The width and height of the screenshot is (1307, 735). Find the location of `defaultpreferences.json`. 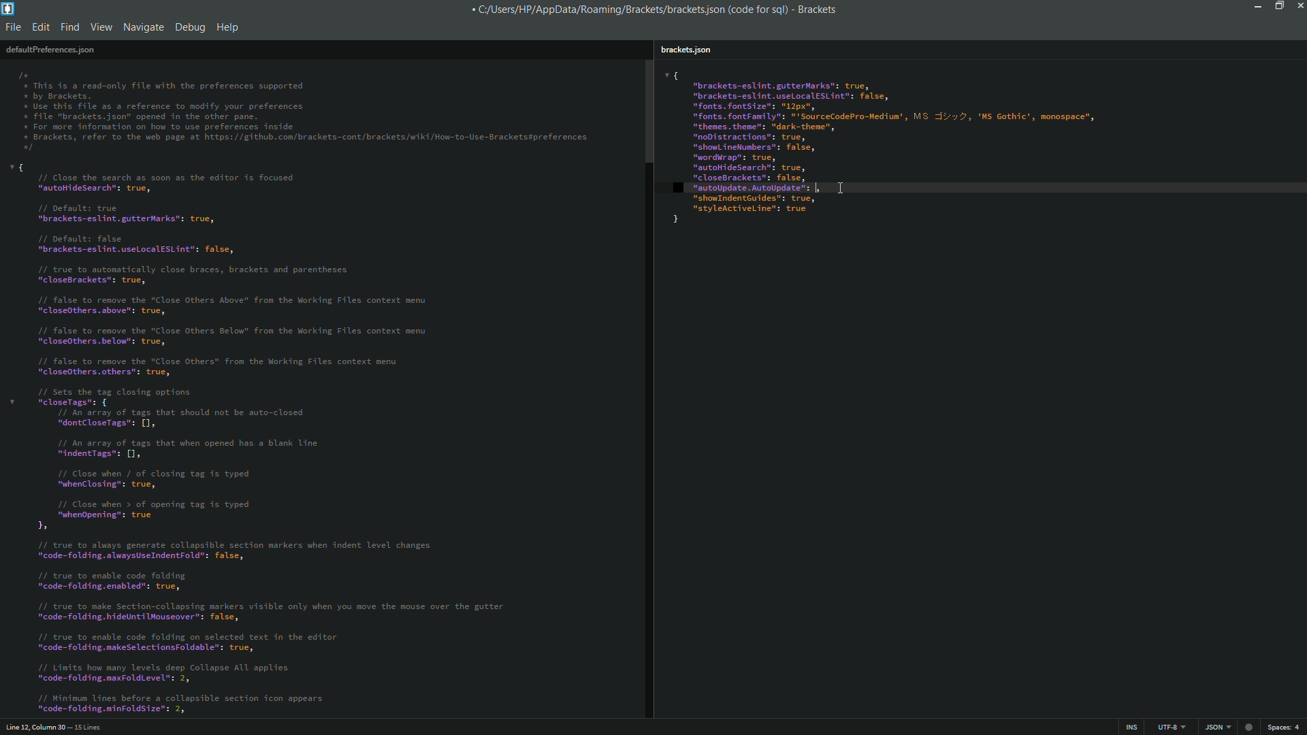

defaultpreferences.json is located at coordinates (50, 49).